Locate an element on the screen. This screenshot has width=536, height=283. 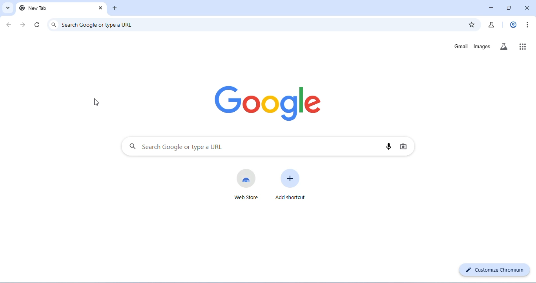
search icon is located at coordinates (54, 24).